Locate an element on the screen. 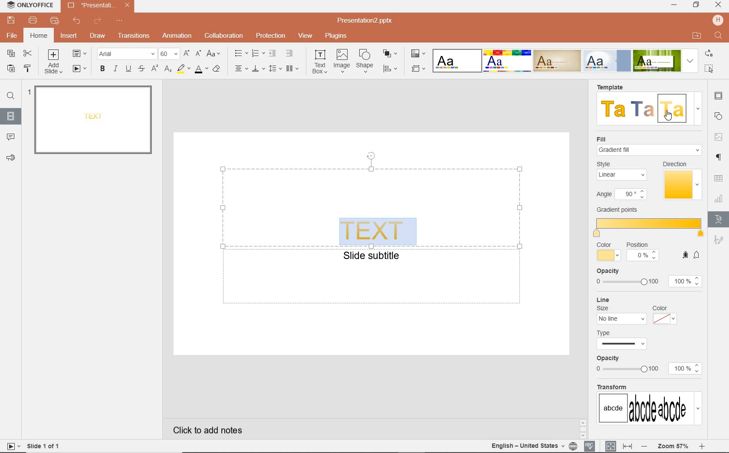  color is located at coordinates (607, 253).